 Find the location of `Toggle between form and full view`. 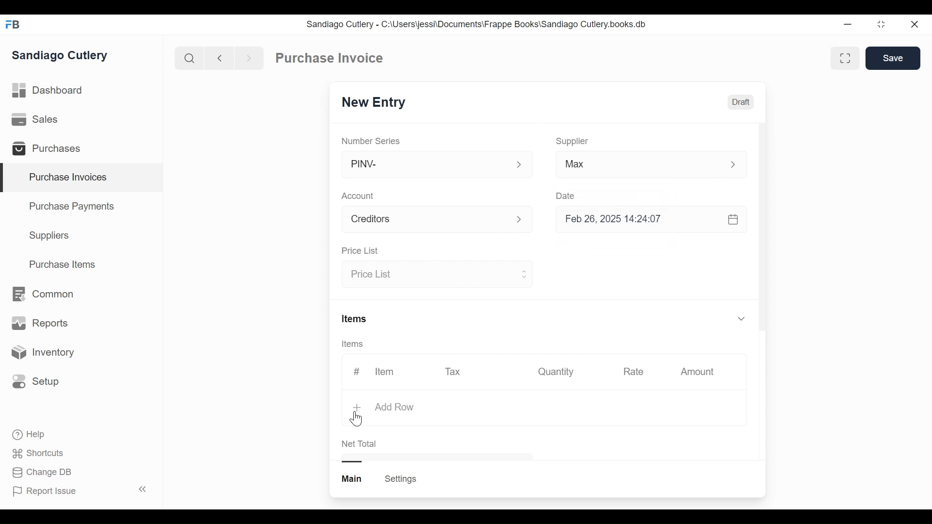

Toggle between form and full view is located at coordinates (846, 58).